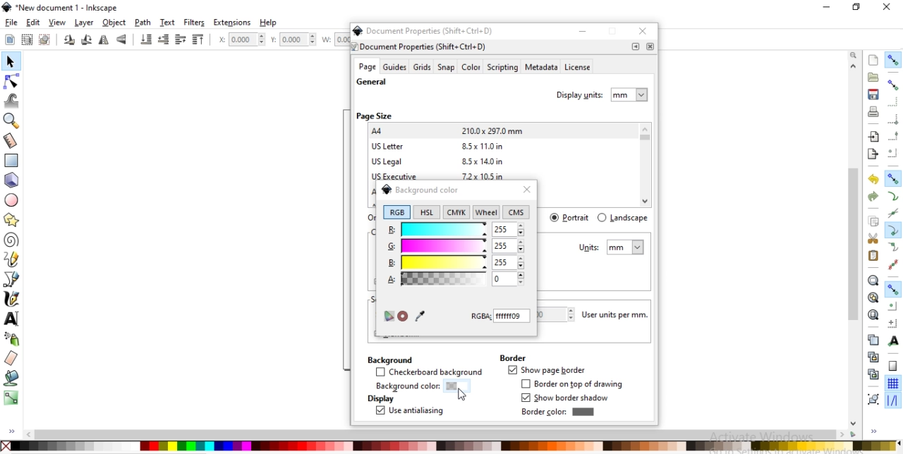 The image size is (903, 454). What do you see at coordinates (583, 31) in the screenshot?
I see `minimize` at bounding box center [583, 31].